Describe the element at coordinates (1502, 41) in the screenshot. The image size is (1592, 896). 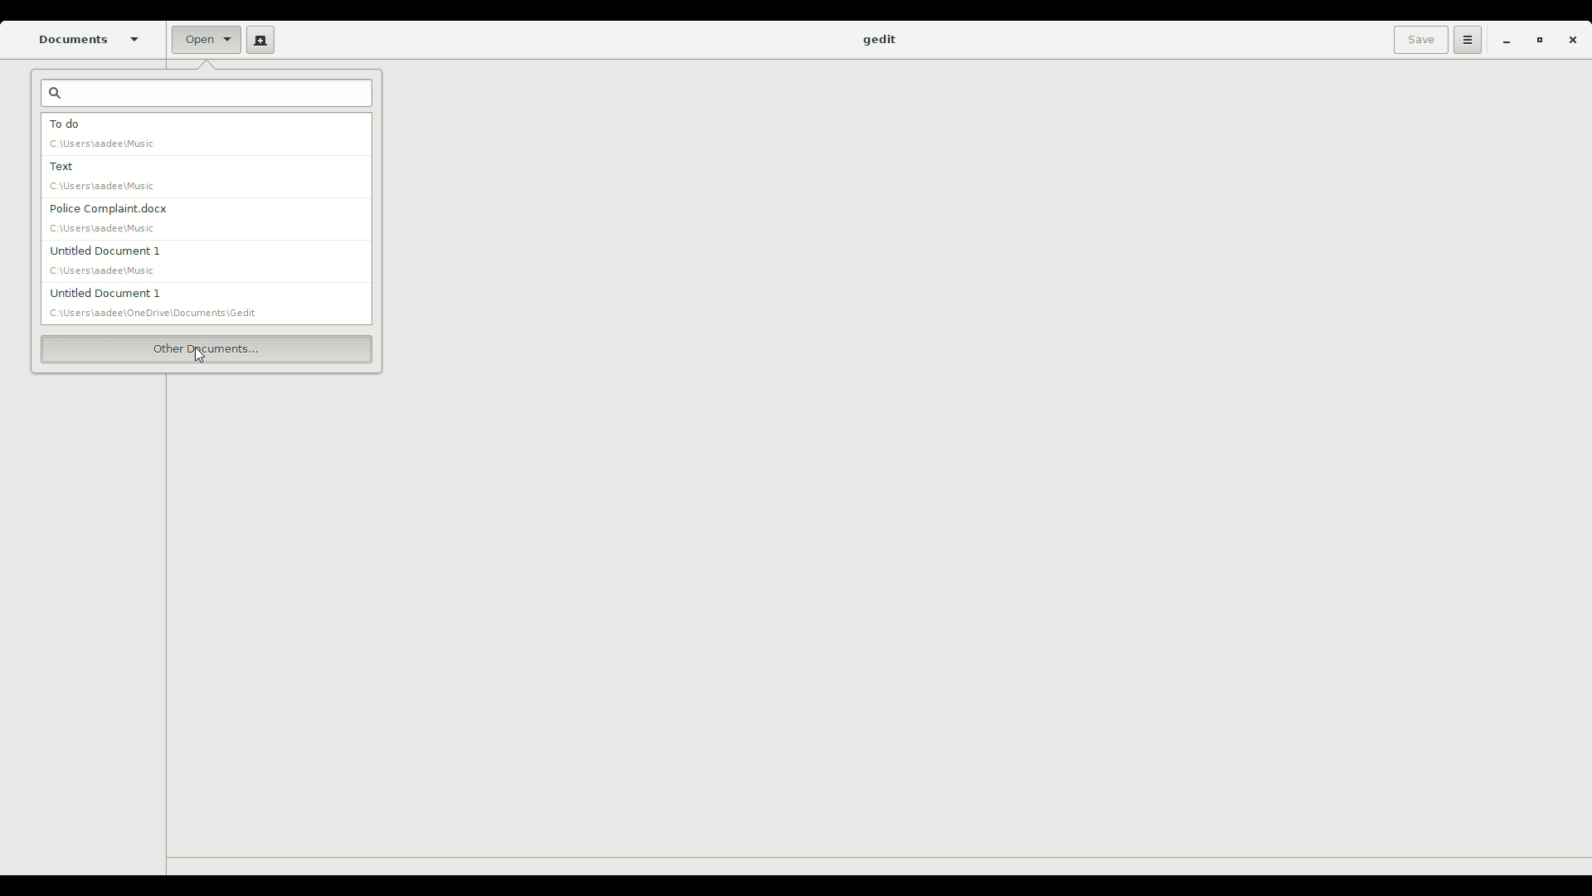
I see `Minimize` at that location.